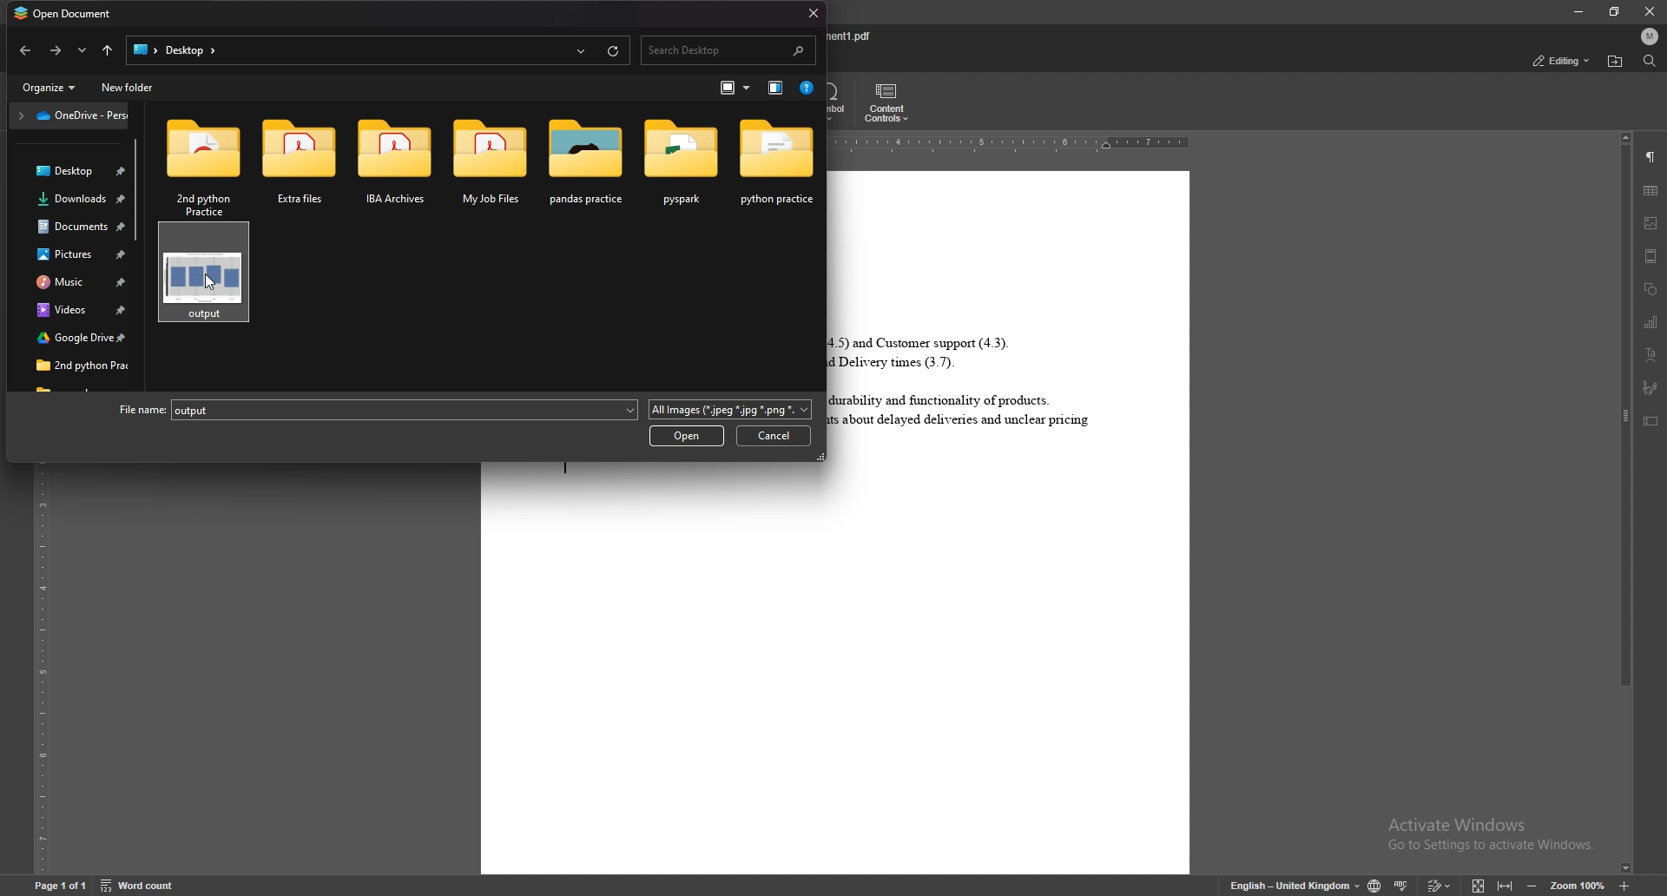  What do you see at coordinates (1616, 12) in the screenshot?
I see `resize` at bounding box center [1616, 12].